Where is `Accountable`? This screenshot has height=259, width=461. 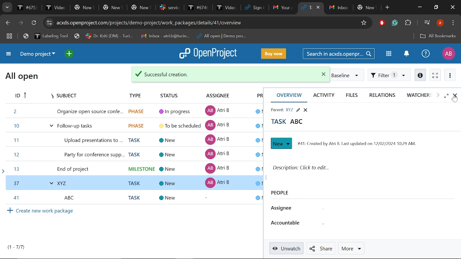 Accountable is located at coordinates (287, 224).